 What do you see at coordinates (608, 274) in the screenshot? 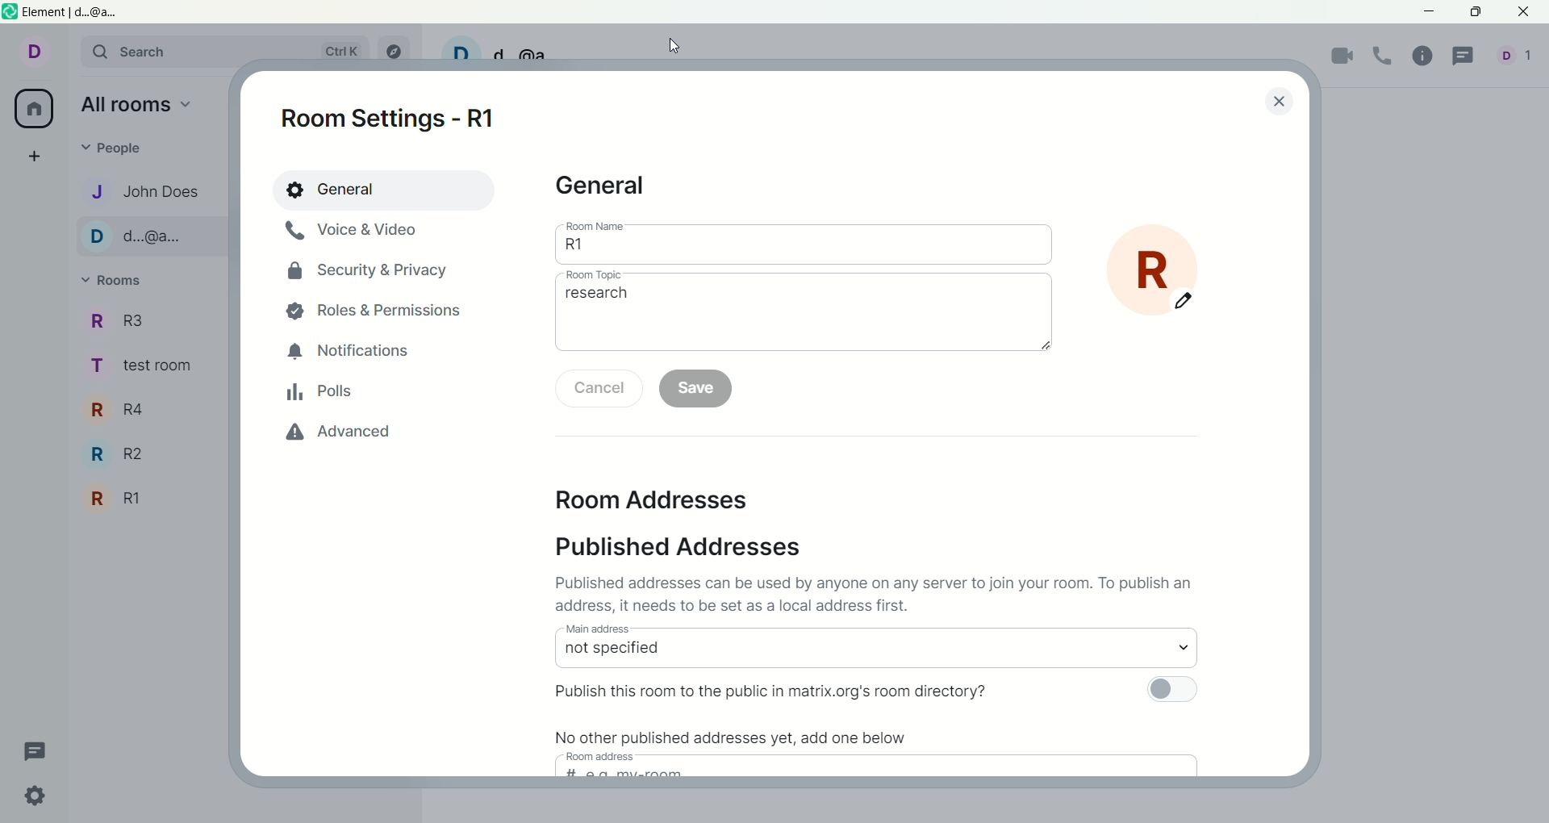
I see `room topic` at bounding box center [608, 274].